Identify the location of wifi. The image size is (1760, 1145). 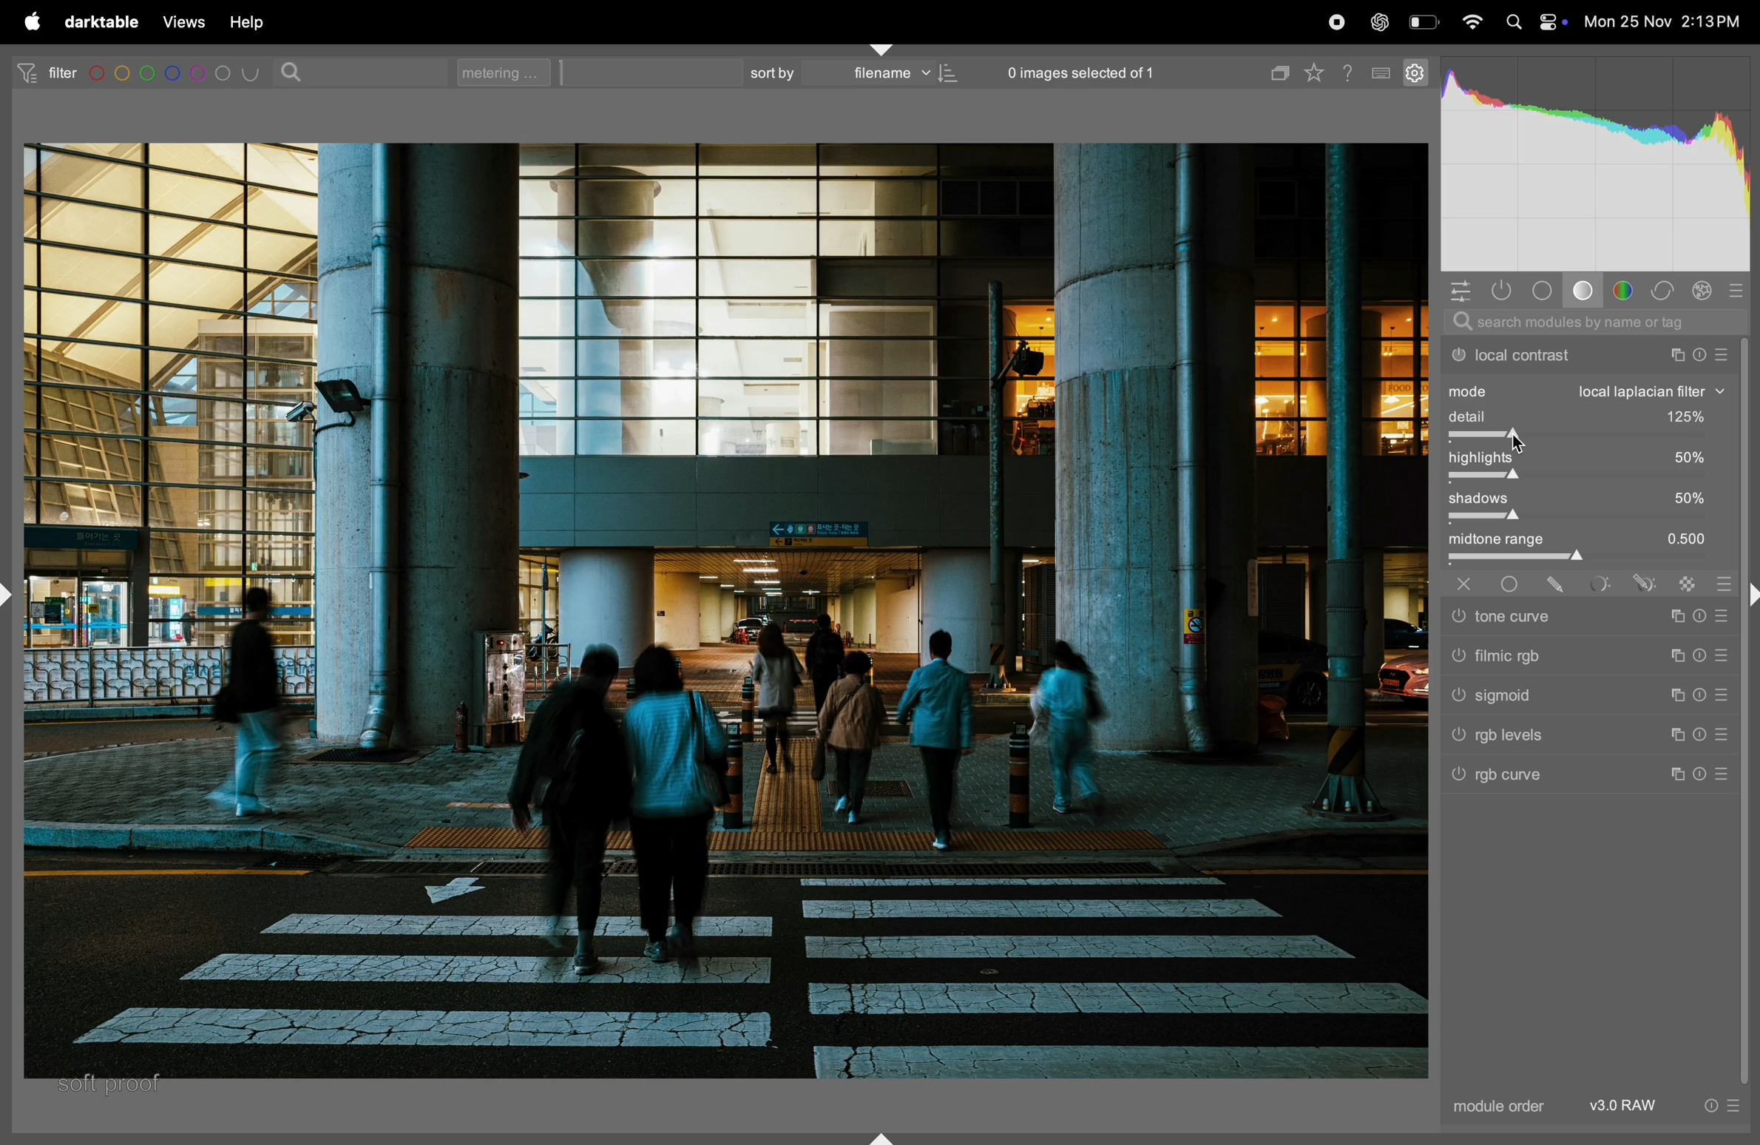
(1473, 24).